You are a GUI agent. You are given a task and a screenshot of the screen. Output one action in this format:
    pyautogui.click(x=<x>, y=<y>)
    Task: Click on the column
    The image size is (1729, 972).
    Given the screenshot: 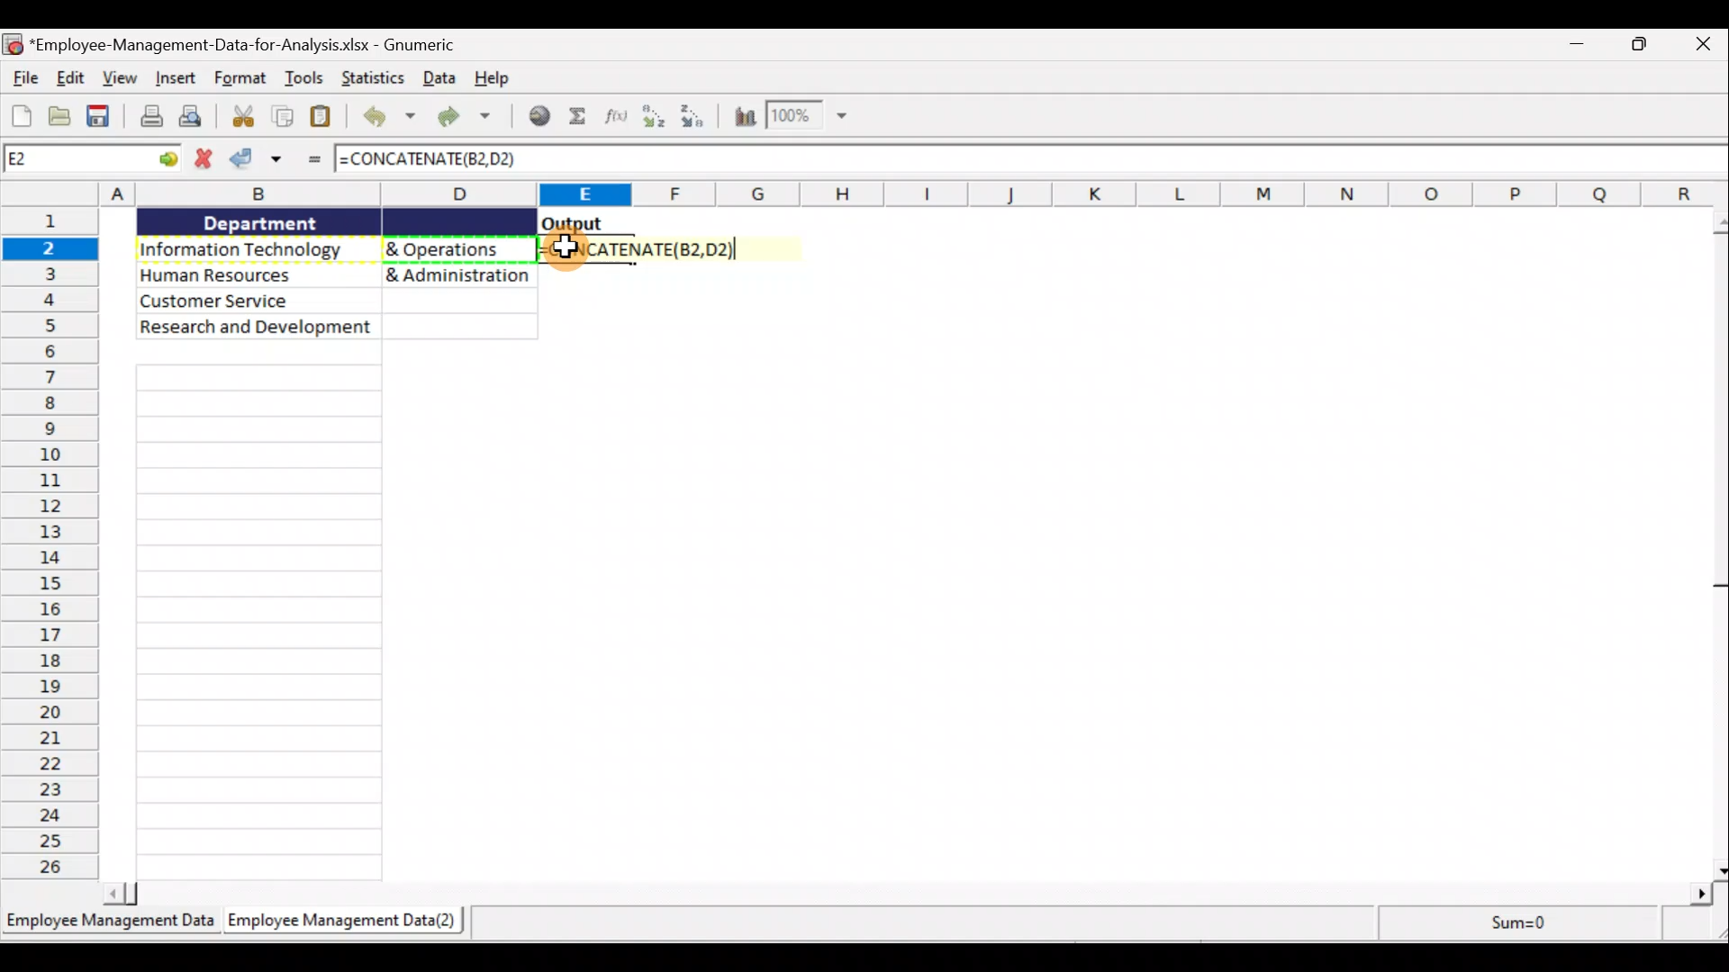 What is the action you would take?
    pyautogui.click(x=262, y=621)
    